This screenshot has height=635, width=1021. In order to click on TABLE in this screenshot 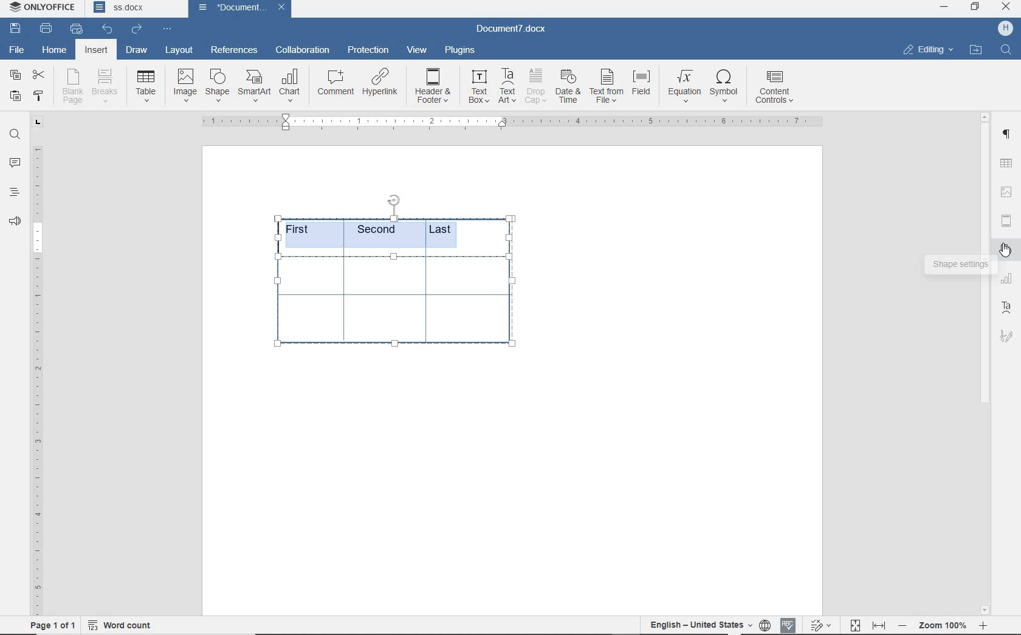, I will do `click(1008, 280)`.